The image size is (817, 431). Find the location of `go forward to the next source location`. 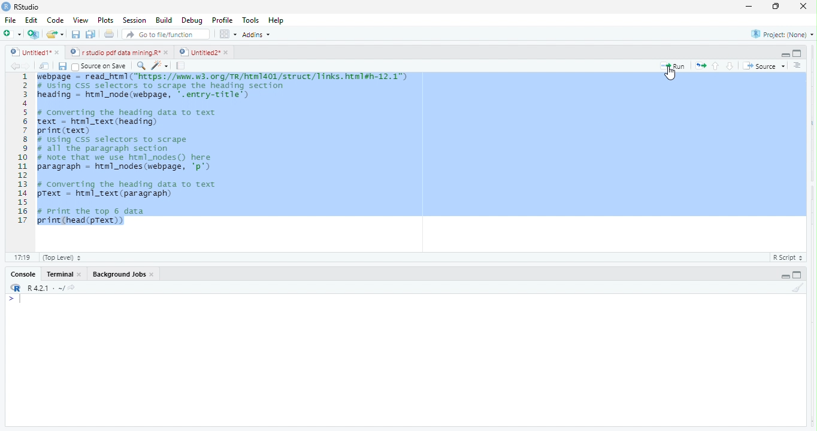

go forward to the next source location is located at coordinates (30, 66).